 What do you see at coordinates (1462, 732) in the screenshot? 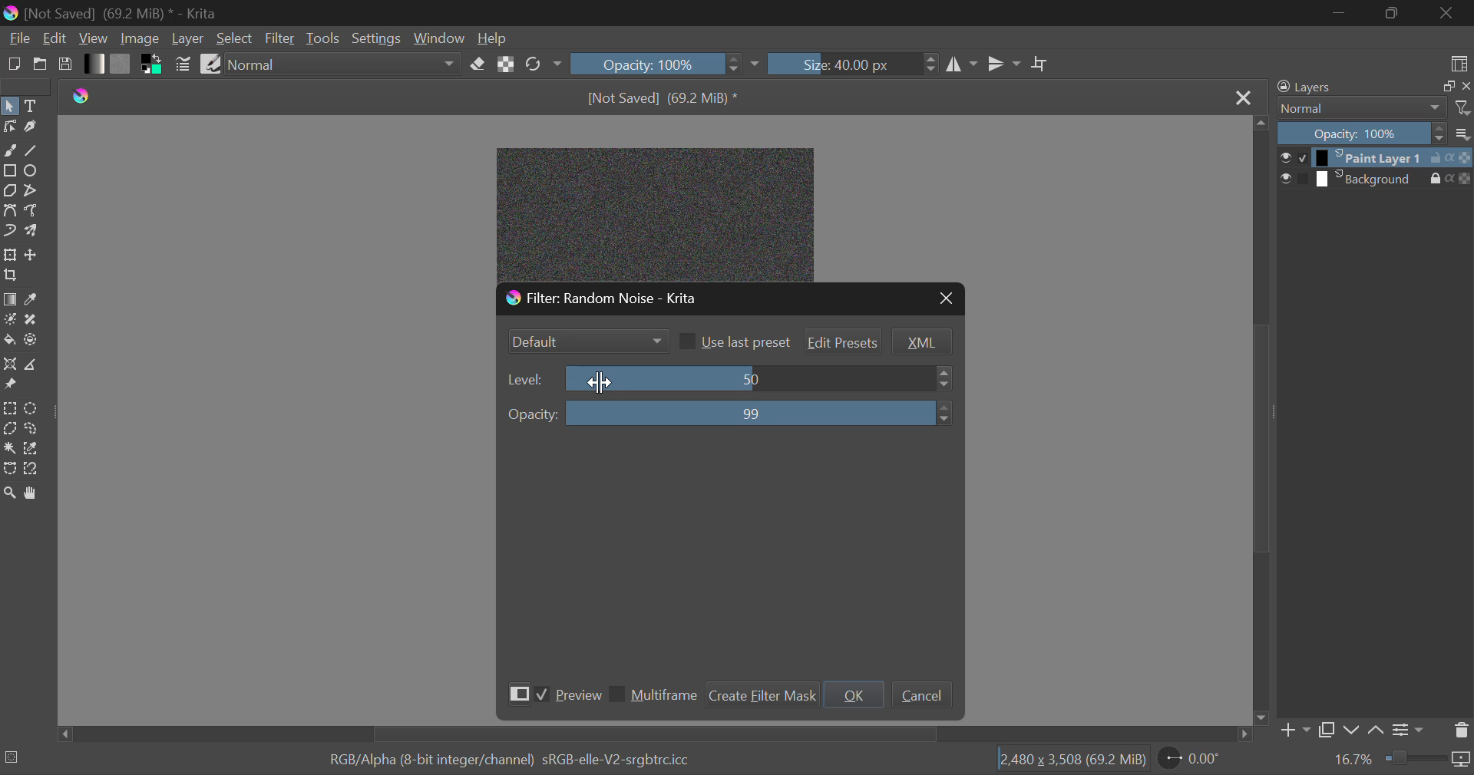
I see `Delete Layer` at bounding box center [1462, 732].